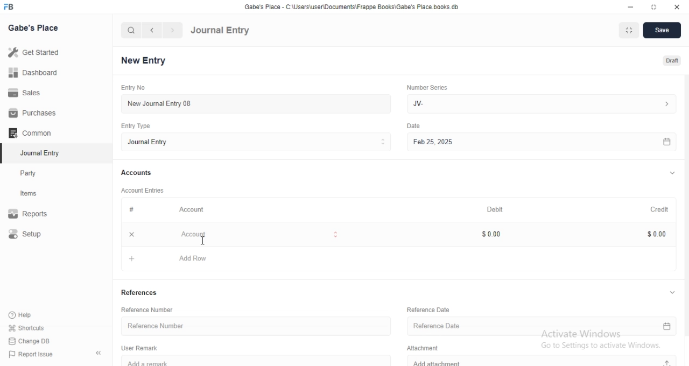 The width and height of the screenshot is (689, 366). What do you see at coordinates (140, 293) in the screenshot?
I see `References` at bounding box center [140, 293].